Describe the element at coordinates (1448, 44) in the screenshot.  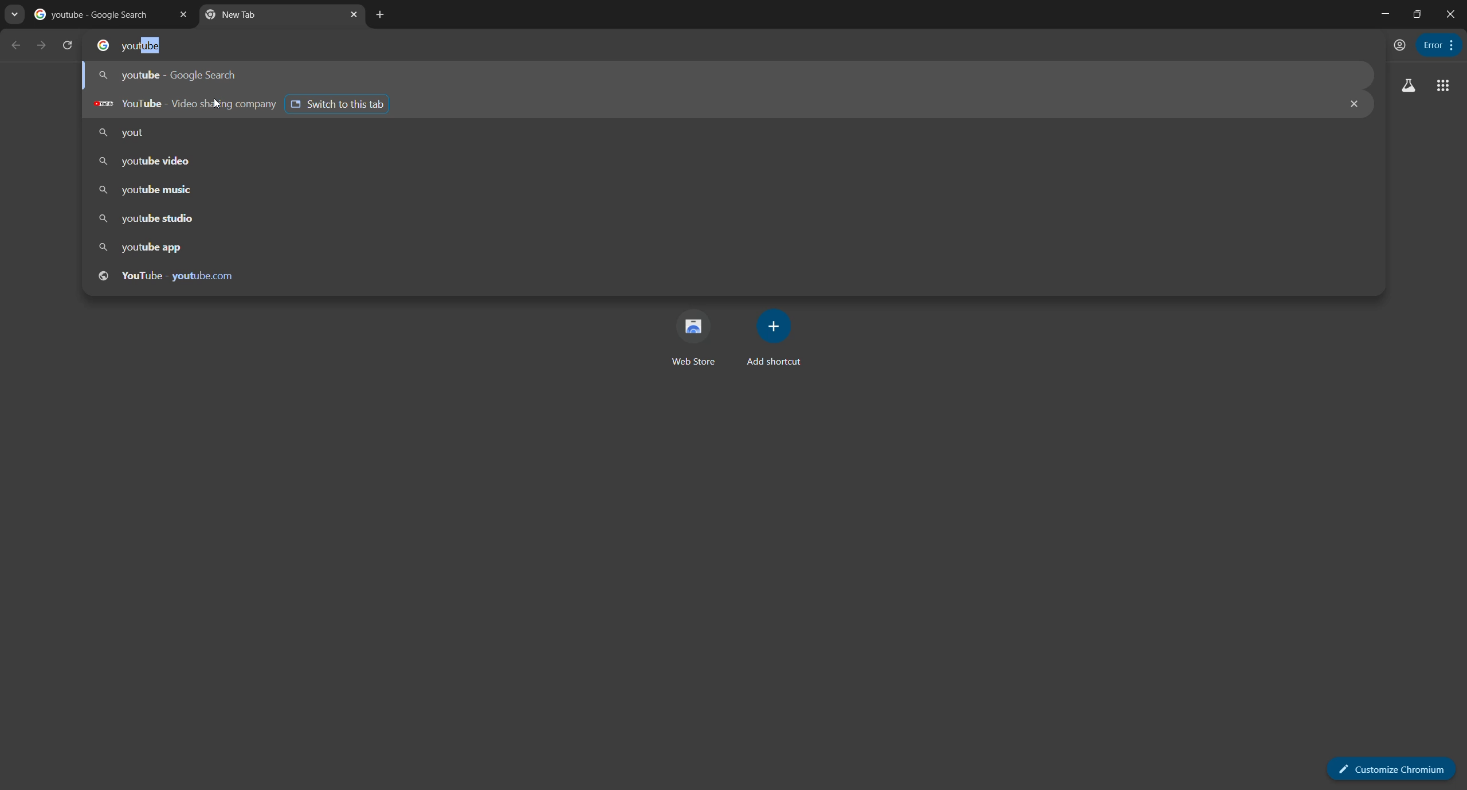
I see `customize chromium` at that location.